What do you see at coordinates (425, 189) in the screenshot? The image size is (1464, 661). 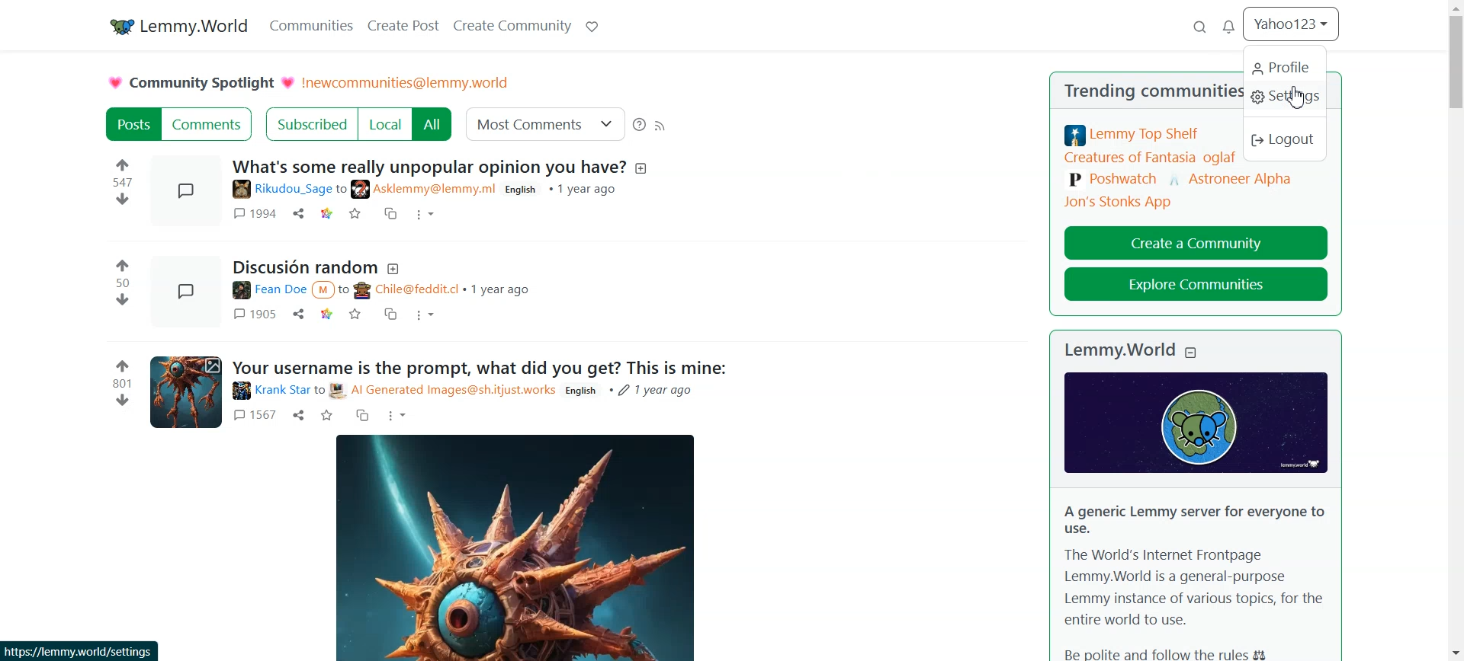 I see `asklemmy@lemmy.ml` at bounding box center [425, 189].